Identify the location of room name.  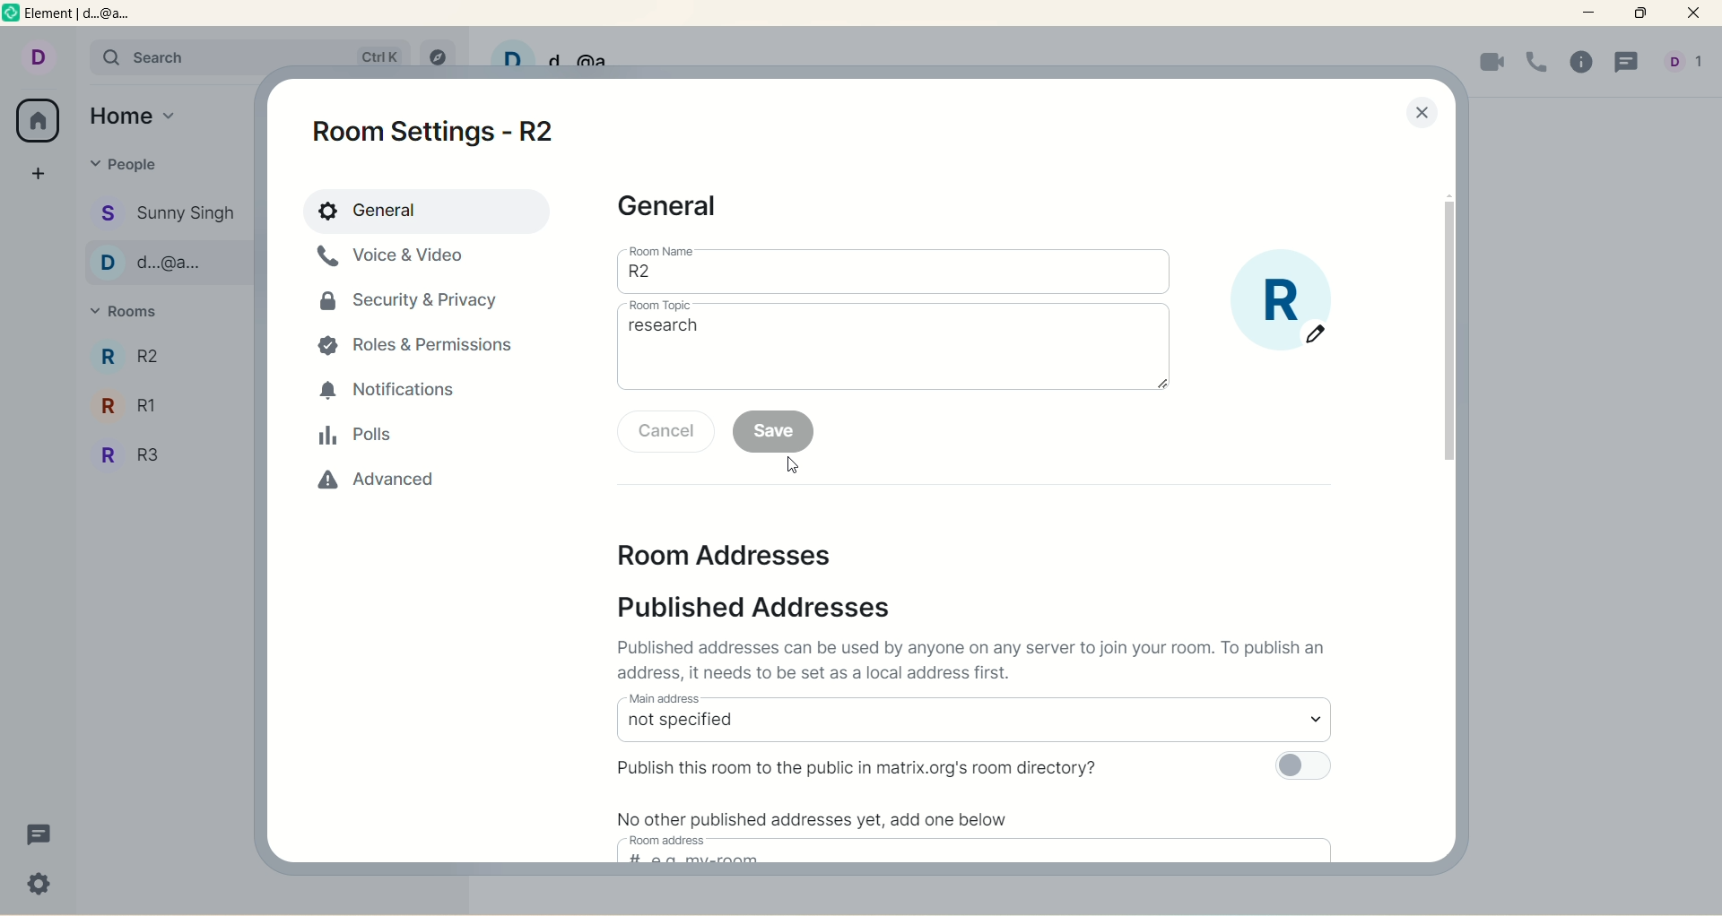
(894, 279).